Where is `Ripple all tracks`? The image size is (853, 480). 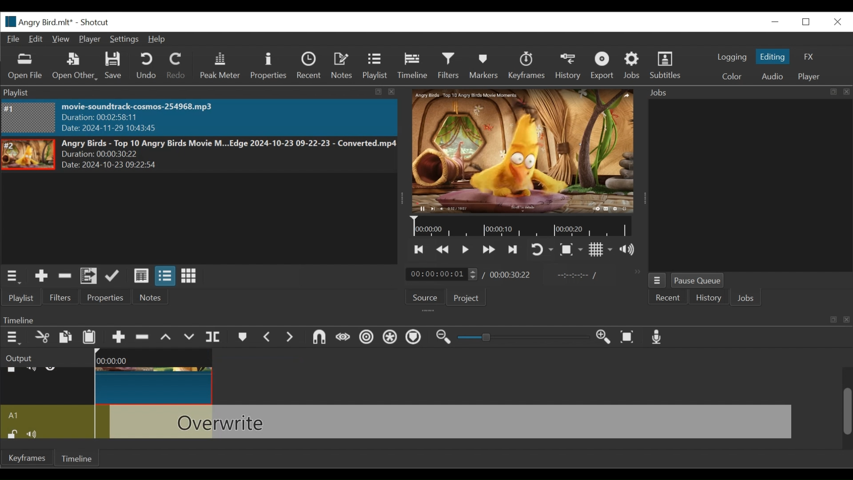 Ripple all tracks is located at coordinates (391, 339).